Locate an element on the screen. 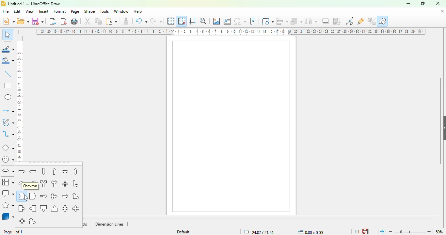 This screenshot has width=446, height=235. format is located at coordinates (60, 11).